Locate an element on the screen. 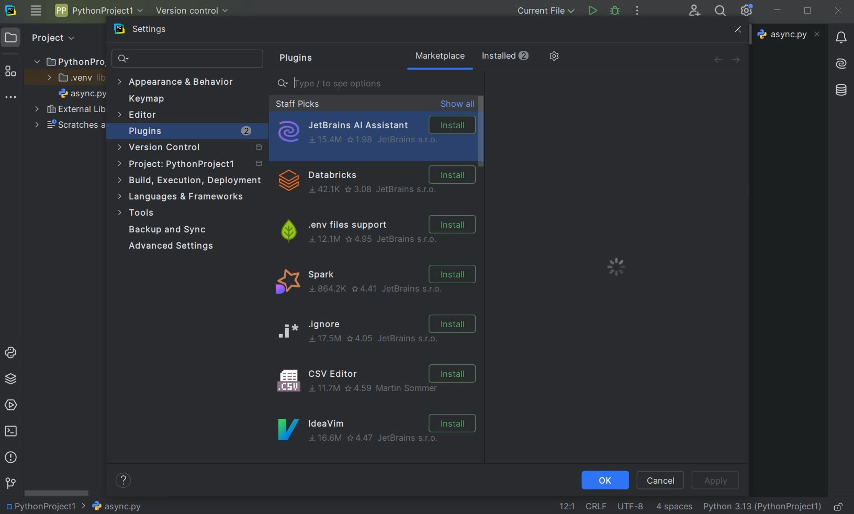 The width and height of the screenshot is (854, 514). appearance & behavior is located at coordinates (176, 83).